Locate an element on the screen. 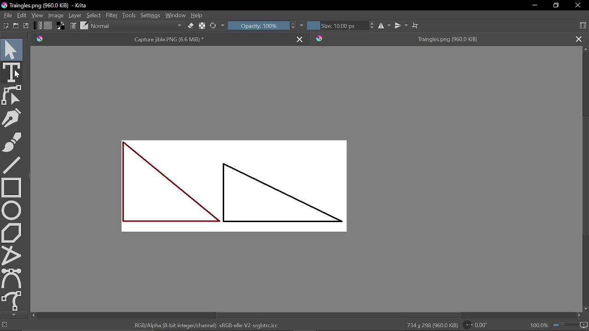 The width and height of the screenshot is (589, 331). Ellipse tool is located at coordinates (12, 210).